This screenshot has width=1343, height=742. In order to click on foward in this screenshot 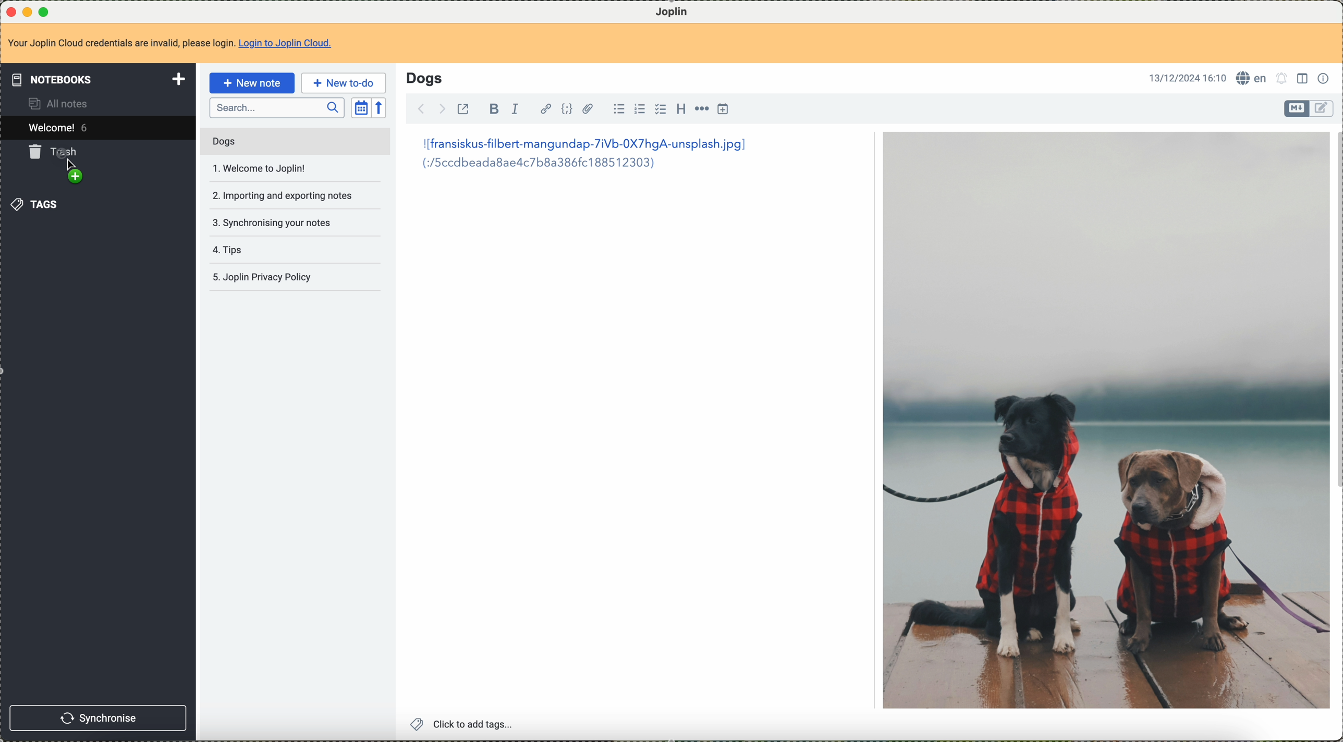, I will do `click(444, 108)`.